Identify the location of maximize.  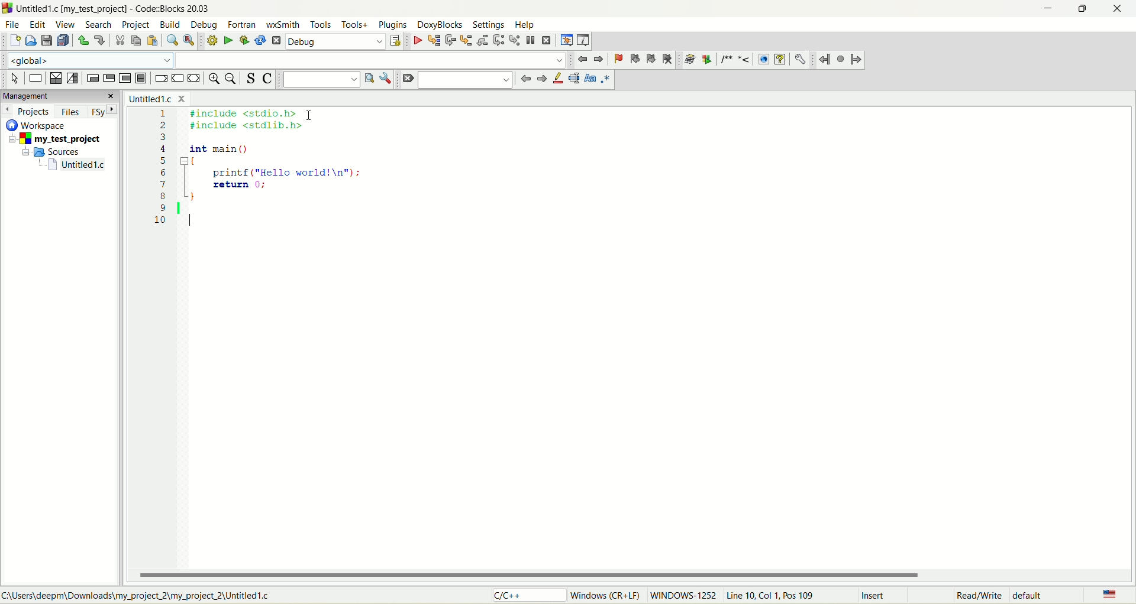
(1083, 9).